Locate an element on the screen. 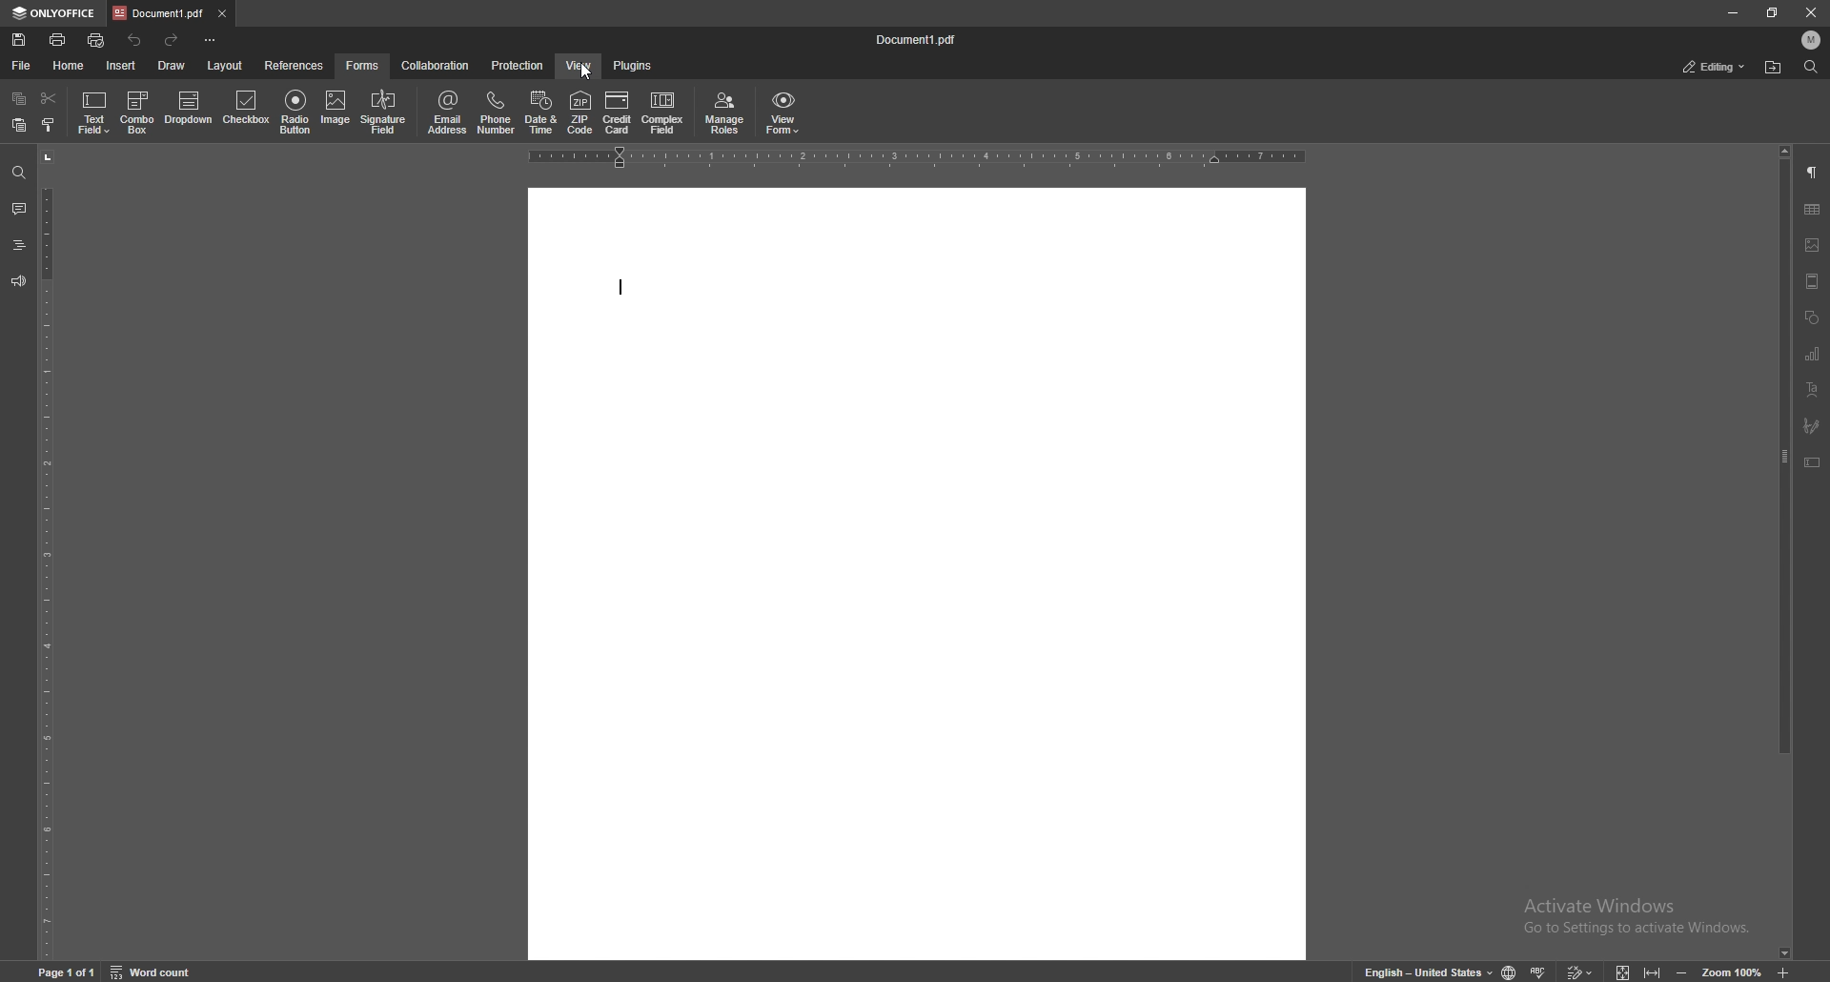 This screenshot has width=1830, height=982. quick print is located at coordinates (96, 41).